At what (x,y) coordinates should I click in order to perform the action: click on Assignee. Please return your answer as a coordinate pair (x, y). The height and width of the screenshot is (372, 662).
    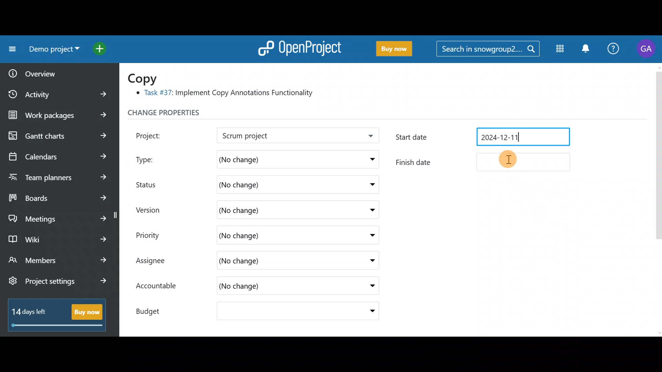
    Looking at the image, I should click on (157, 261).